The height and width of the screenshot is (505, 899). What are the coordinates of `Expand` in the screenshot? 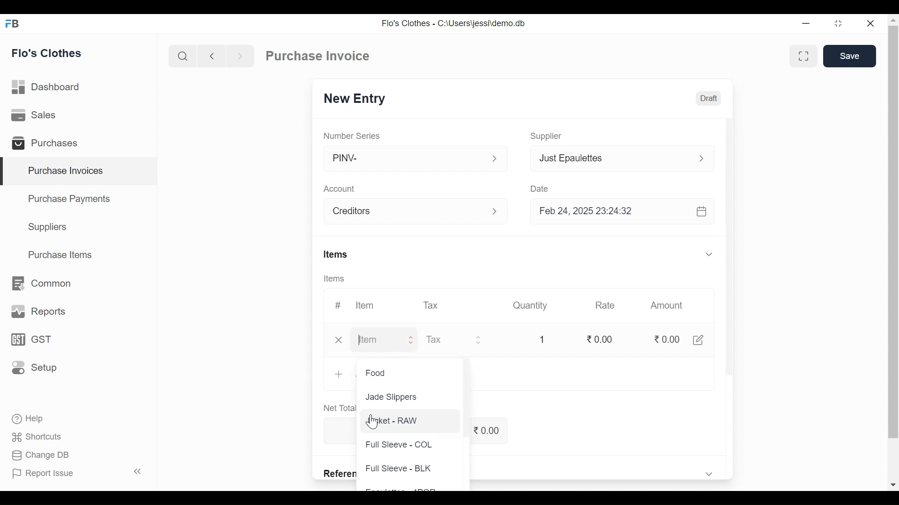 It's located at (709, 254).